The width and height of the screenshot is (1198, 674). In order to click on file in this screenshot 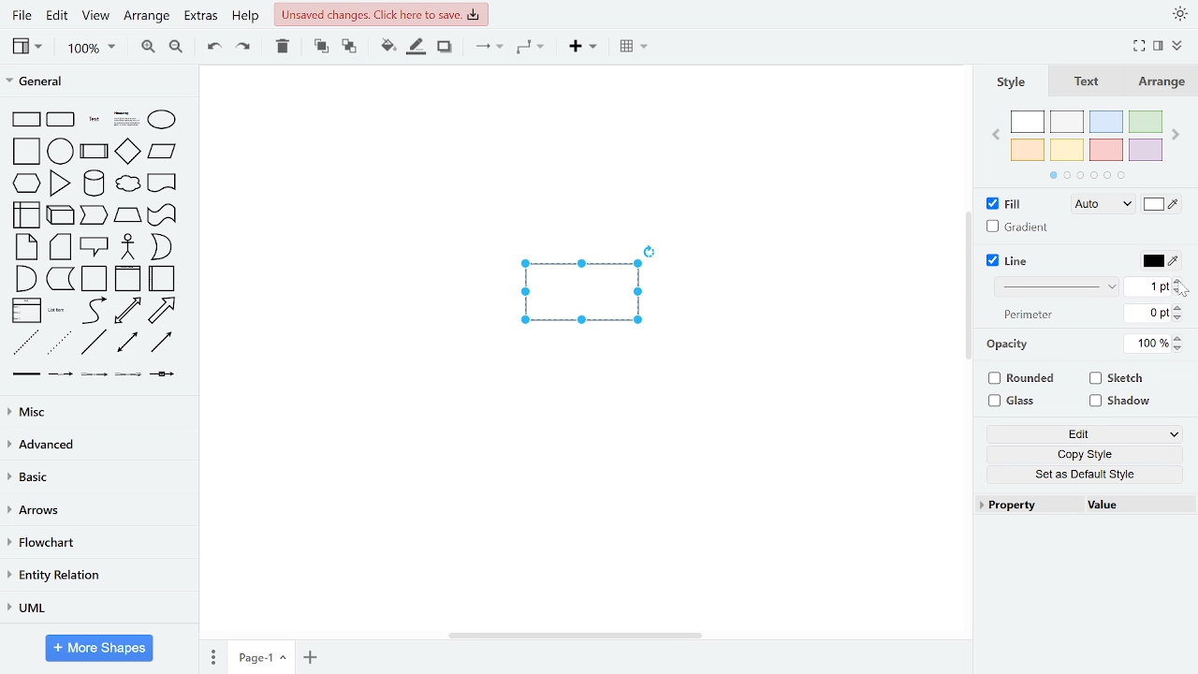, I will do `click(21, 15)`.